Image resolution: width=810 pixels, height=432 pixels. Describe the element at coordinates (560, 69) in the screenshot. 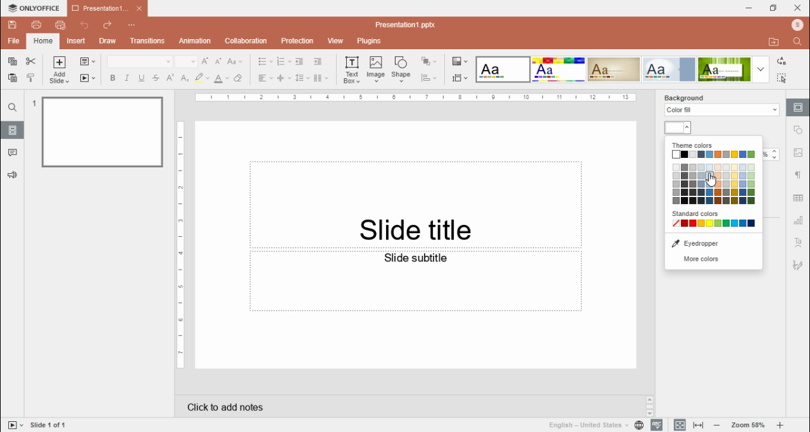

I see `theme 2` at that location.